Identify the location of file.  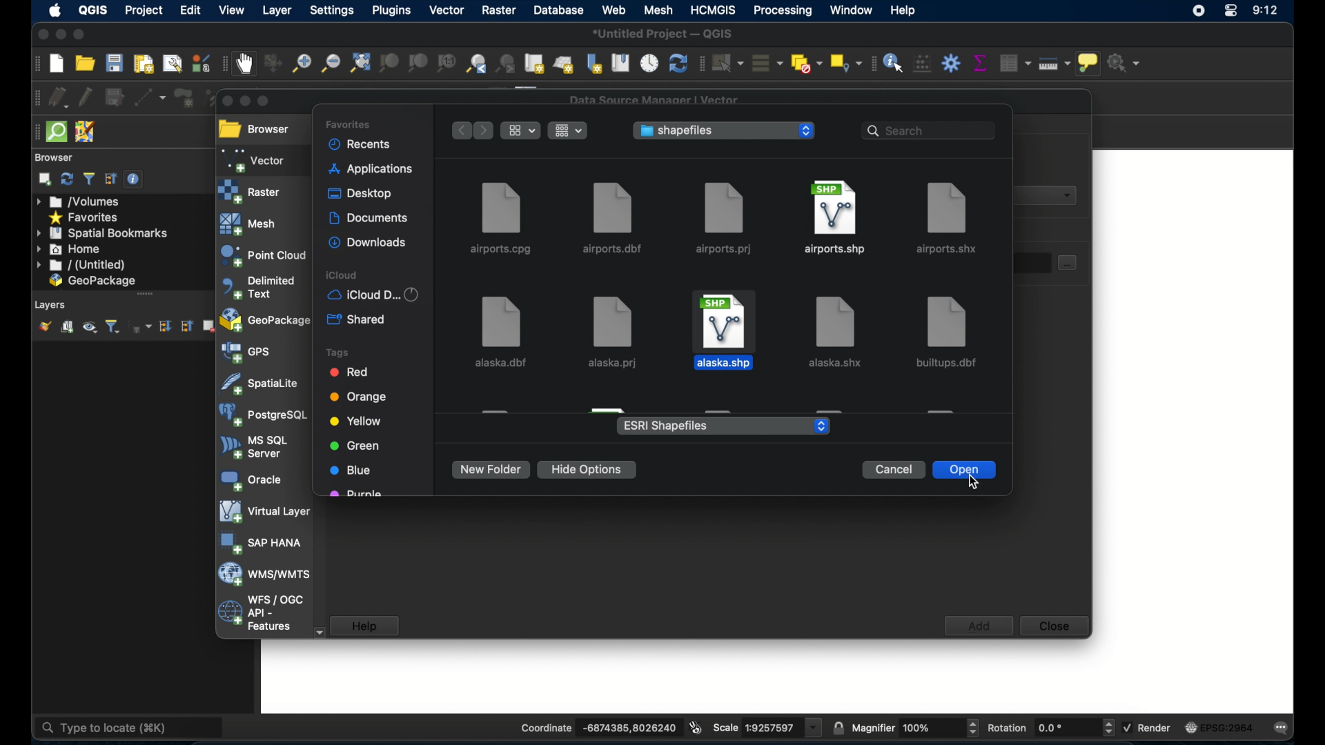
(723, 330).